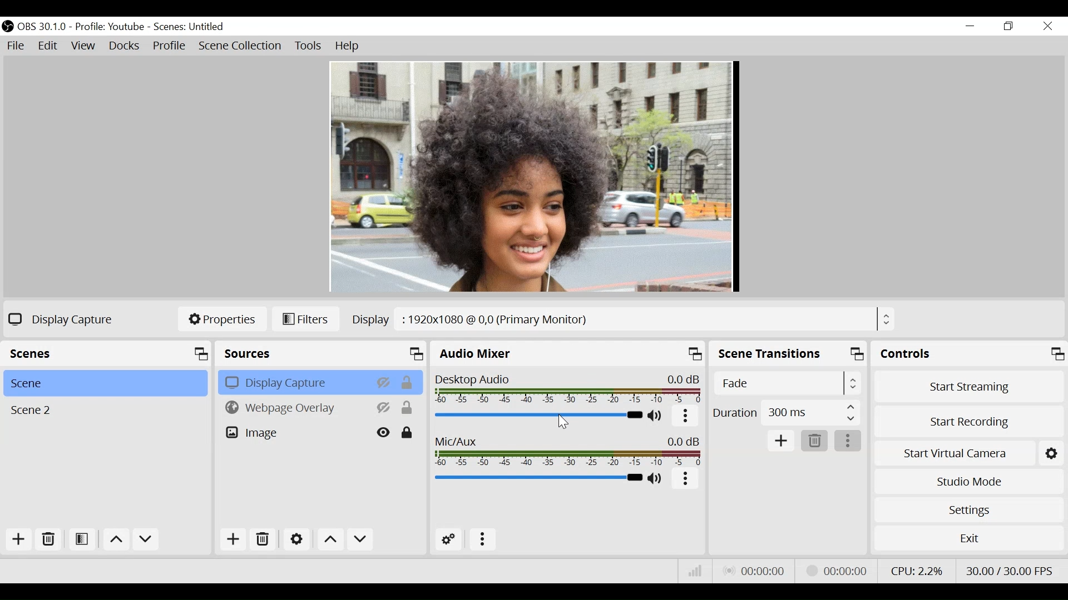 Image resolution: width=1068 pixels, height=600 pixels. Describe the element at coordinates (50, 541) in the screenshot. I see `Delete` at that location.